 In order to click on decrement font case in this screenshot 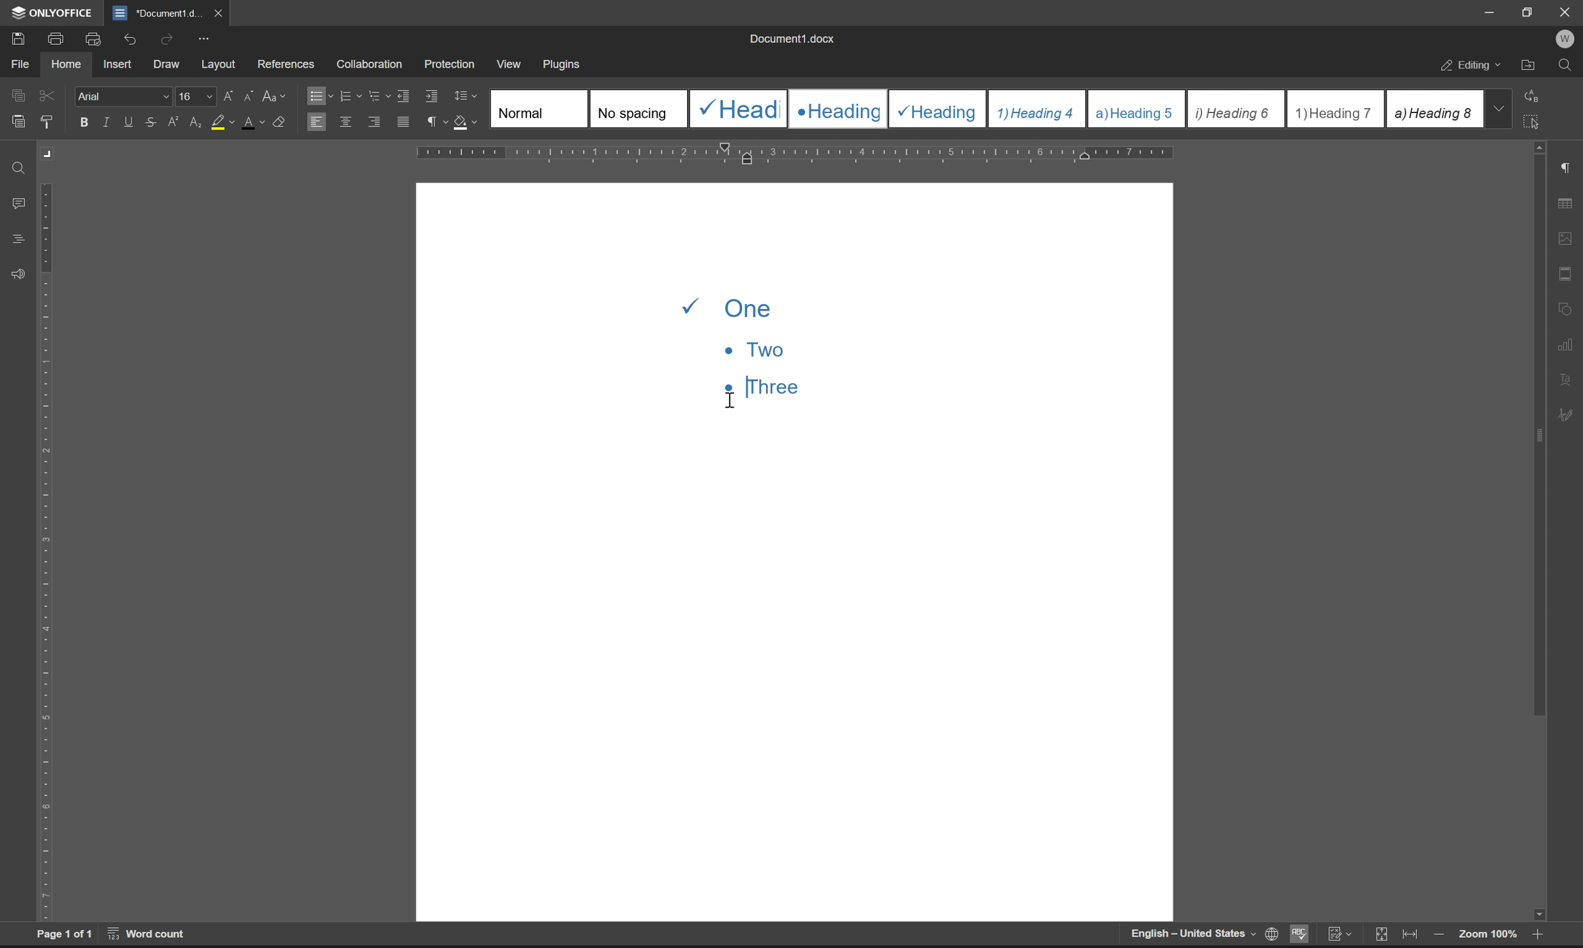, I will do `click(245, 94)`.